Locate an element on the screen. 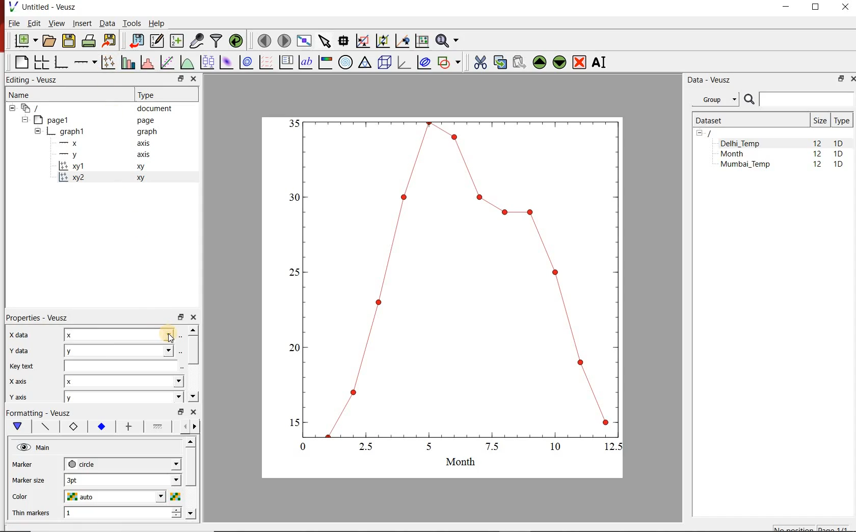  x is located at coordinates (123, 335).